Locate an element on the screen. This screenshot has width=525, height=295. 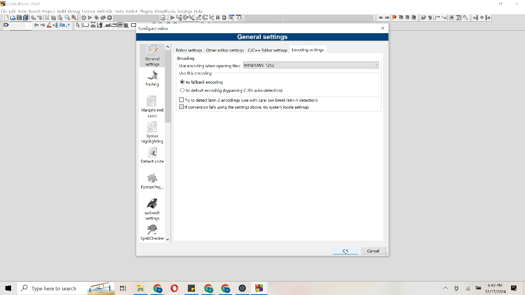
Move to corners is located at coordinates (107, 25).